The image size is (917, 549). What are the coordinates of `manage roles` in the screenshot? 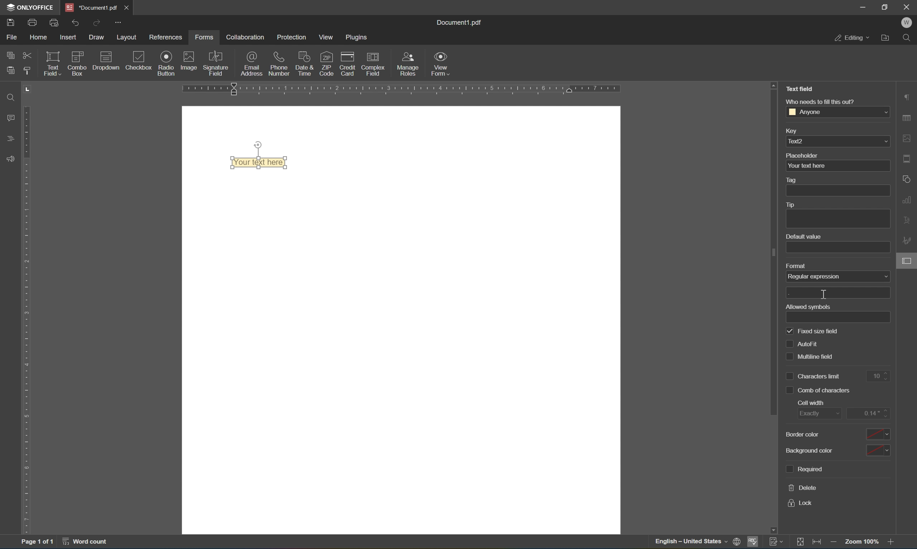 It's located at (408, 63).